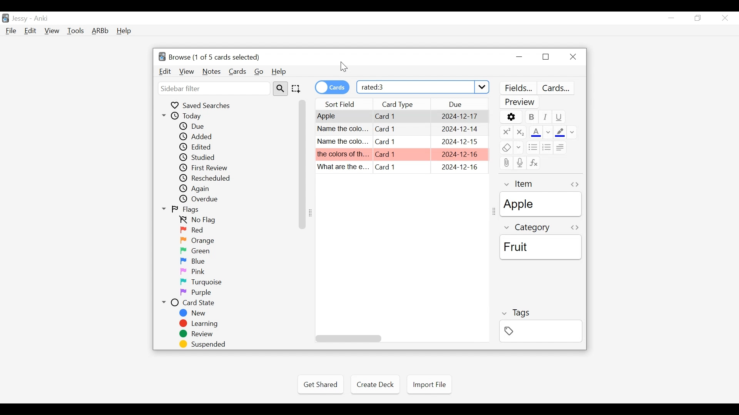 Image resolution: width=739 pixels, height=415 pixels. Describe the element at coordinates (576, 185) in the screenshot. I see `Toggle HTML Editor` at that location.